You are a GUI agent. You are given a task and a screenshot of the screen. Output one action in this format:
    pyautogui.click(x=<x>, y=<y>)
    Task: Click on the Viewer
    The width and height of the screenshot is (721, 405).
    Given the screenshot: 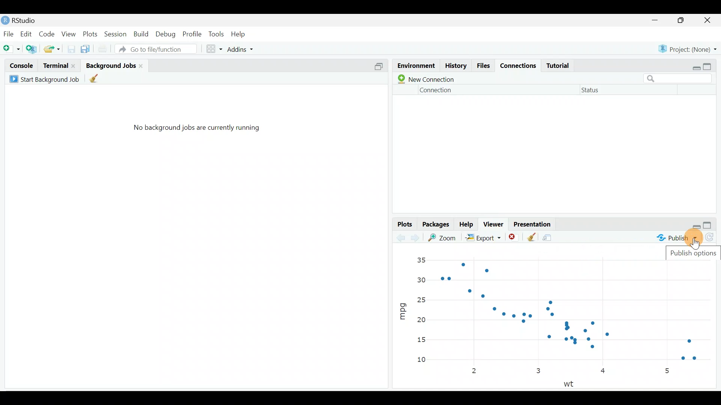 What is the action you would take?
    pyautogui.click(x=495, y=224)
    